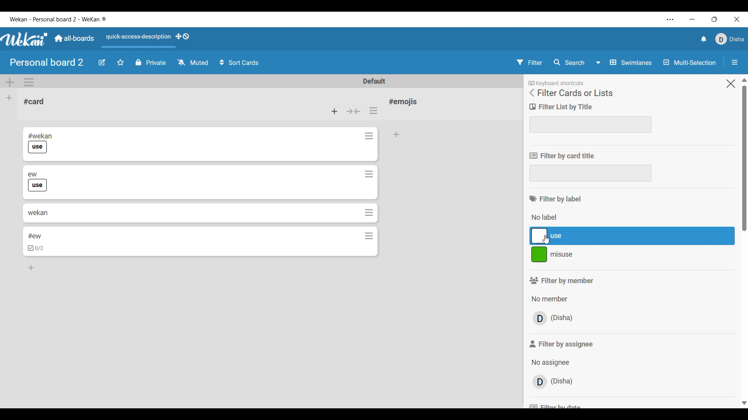  I want to click on keyboard shortcut, so click(558, 82).